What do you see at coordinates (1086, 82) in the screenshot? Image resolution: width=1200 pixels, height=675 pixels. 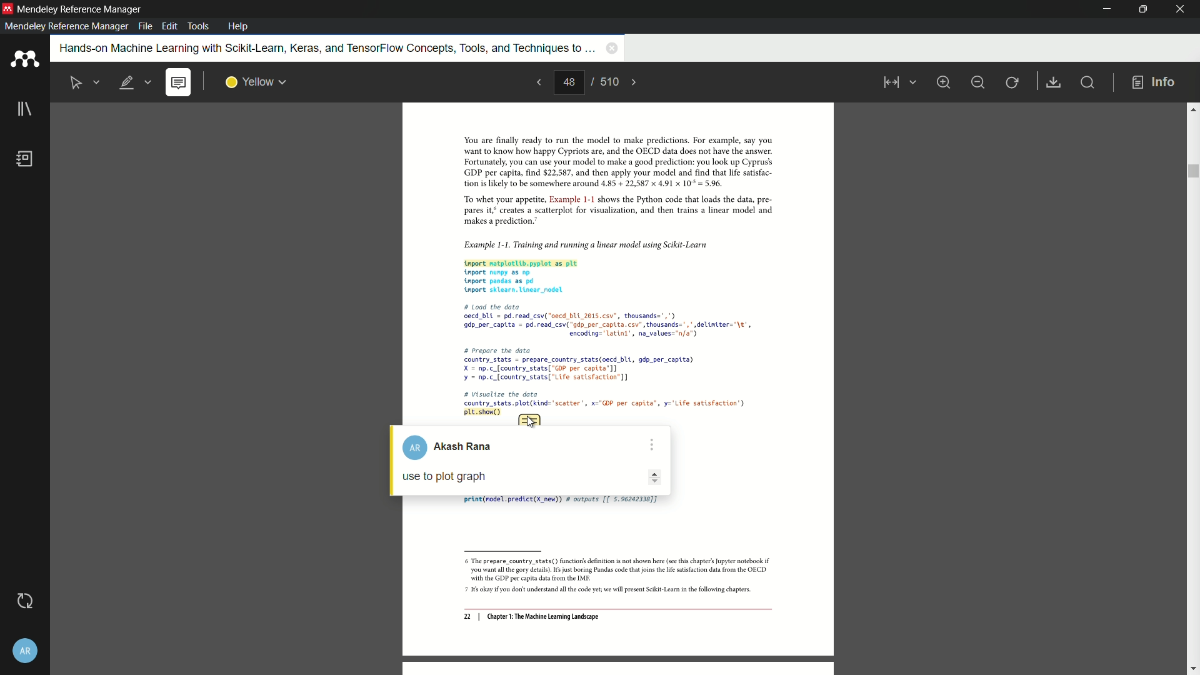 I see `find` at bounding box center [1086, 82].